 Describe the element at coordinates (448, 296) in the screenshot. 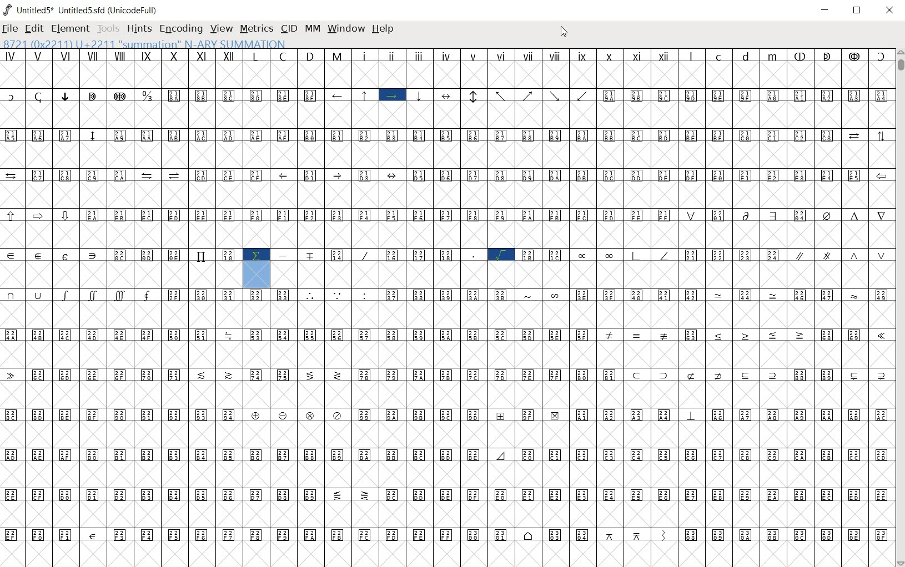

I see `special symbols` at that location.